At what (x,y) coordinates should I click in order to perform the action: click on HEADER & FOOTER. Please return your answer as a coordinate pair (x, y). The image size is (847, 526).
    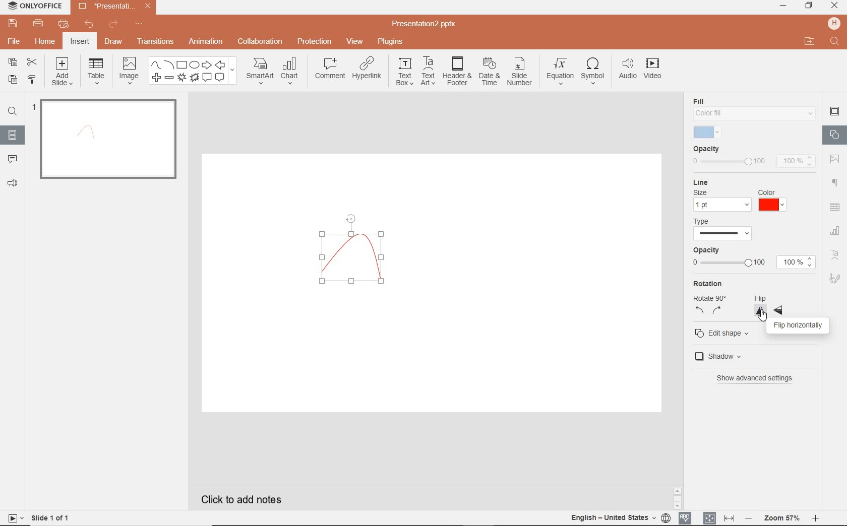
    Looking at the image, I should click on (456, 72).